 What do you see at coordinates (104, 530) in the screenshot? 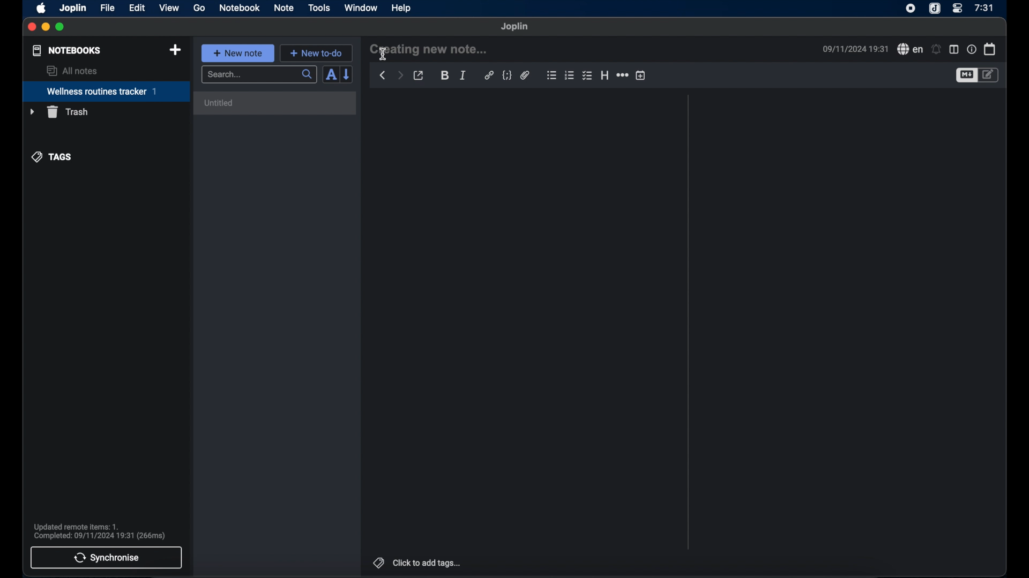
I see `Updated remote items: 1. Complete: 09/11/2024 19:31 (266ms)` at bounding box center [104, 530].